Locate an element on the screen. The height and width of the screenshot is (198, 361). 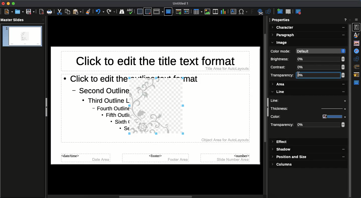
Master slide is located at coordinates (357, 83).